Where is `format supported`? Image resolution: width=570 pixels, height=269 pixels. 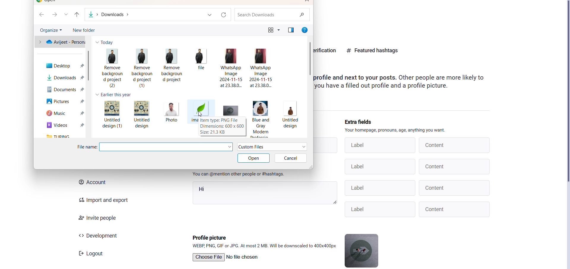
format supported is located at coordinates (265, 246).